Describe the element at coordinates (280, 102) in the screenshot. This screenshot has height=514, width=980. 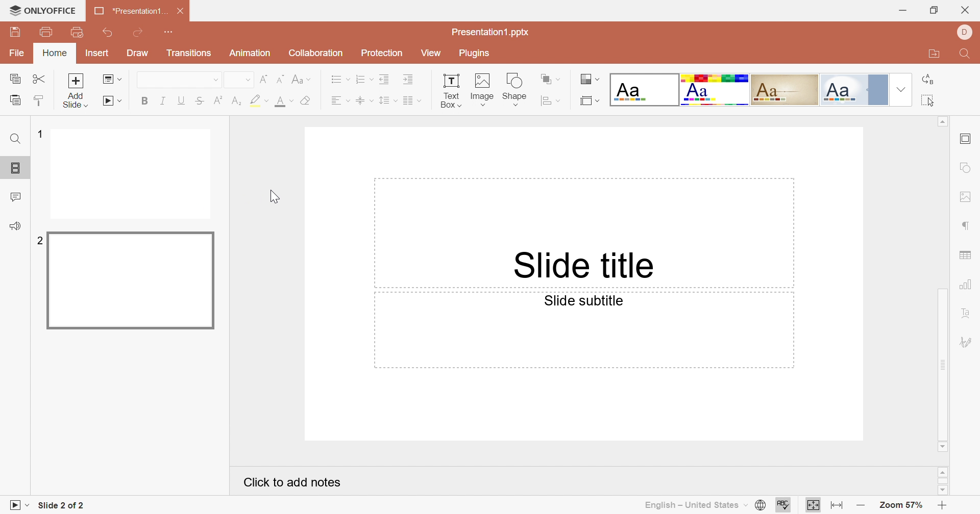
I see `Font color` at that location.